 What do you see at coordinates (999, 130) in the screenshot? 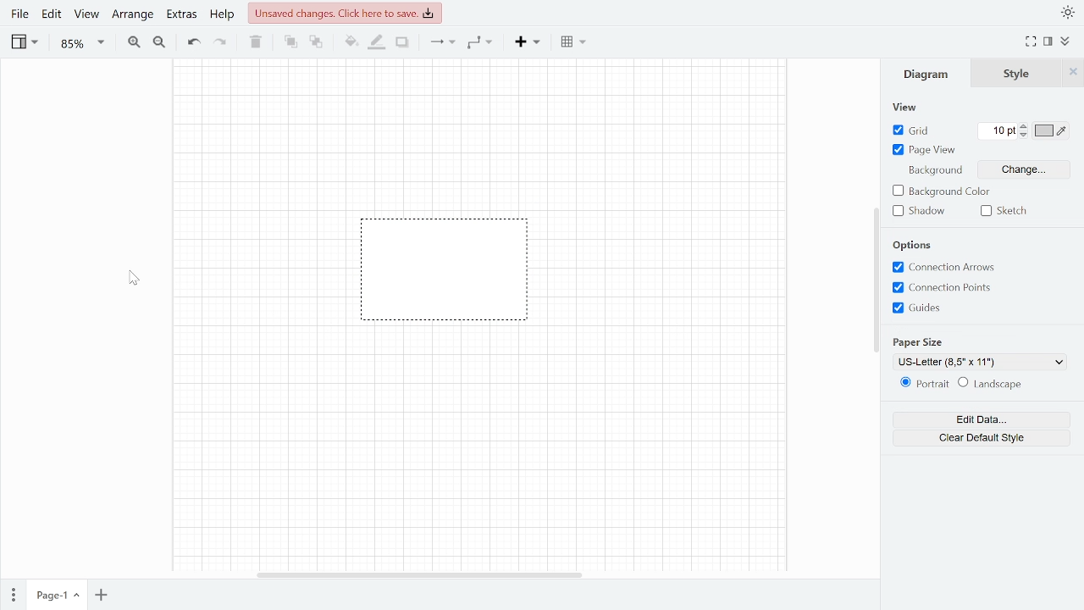
I see `Grid count` at bounding box center [999, 130].